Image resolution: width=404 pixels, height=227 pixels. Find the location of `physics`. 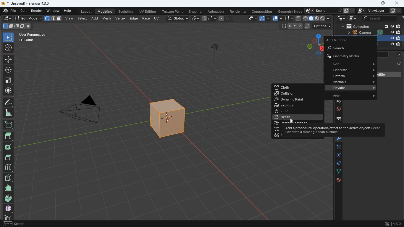

physics is located at coordinates (354, 88).